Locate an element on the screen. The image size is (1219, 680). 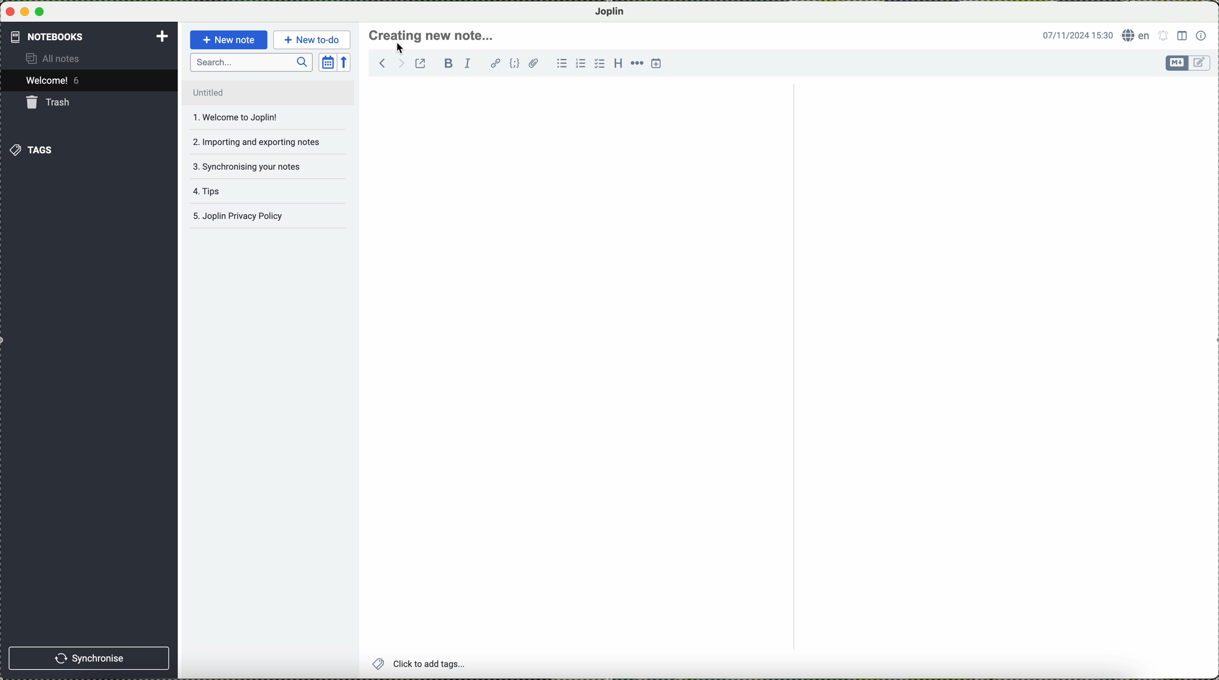
tips is located at coordinates (250, 195).